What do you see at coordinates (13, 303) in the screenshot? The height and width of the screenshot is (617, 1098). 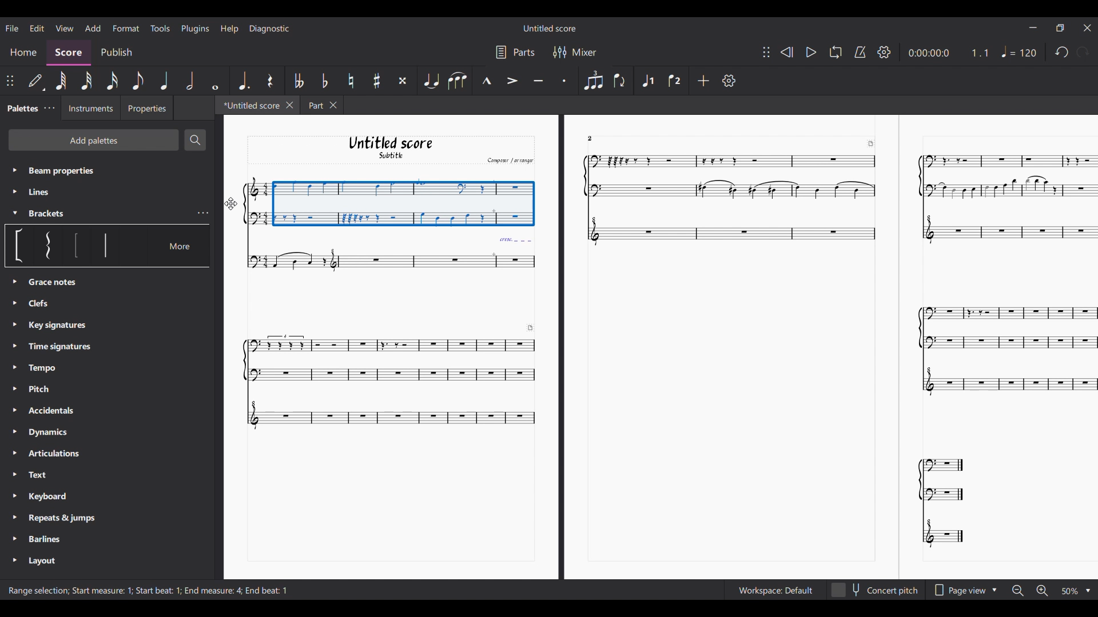 I see `` at bounding box center [13, 303].